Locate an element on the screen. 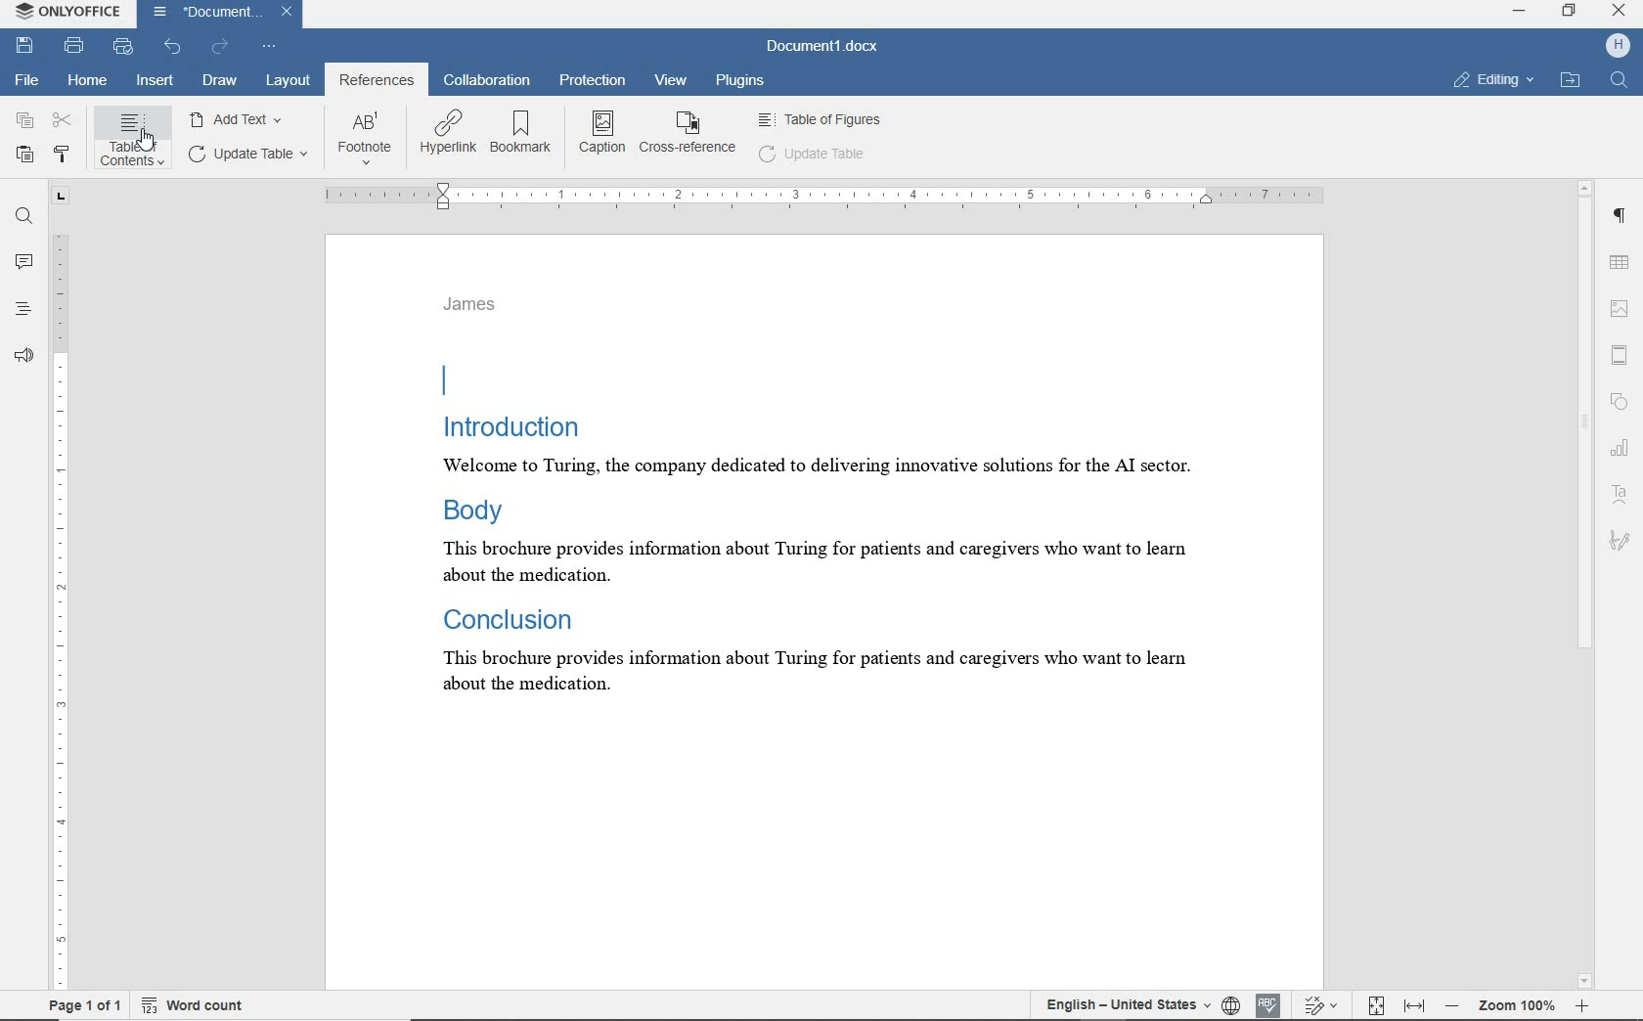 The width and height of the screenshot is (1643, 1021). copy is located at coordinates (22, 121).